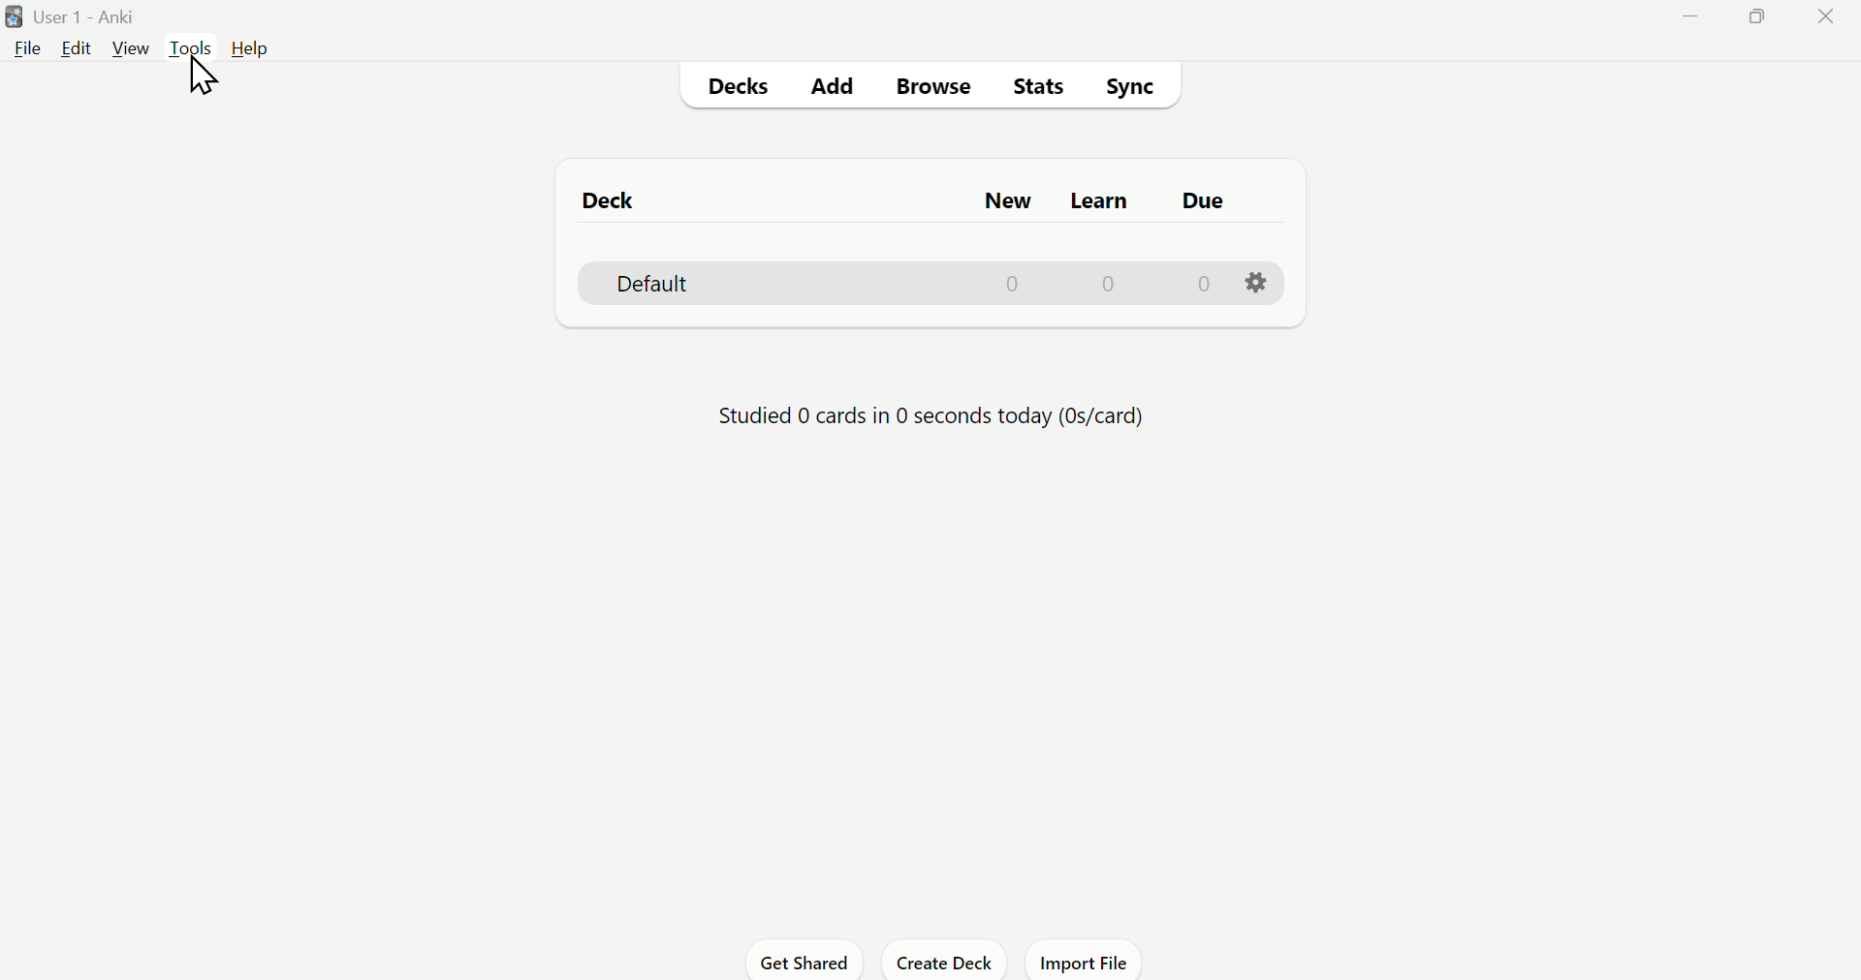 The image size is (1861, 980). I want to click on Maximize, so click(1765, 23).